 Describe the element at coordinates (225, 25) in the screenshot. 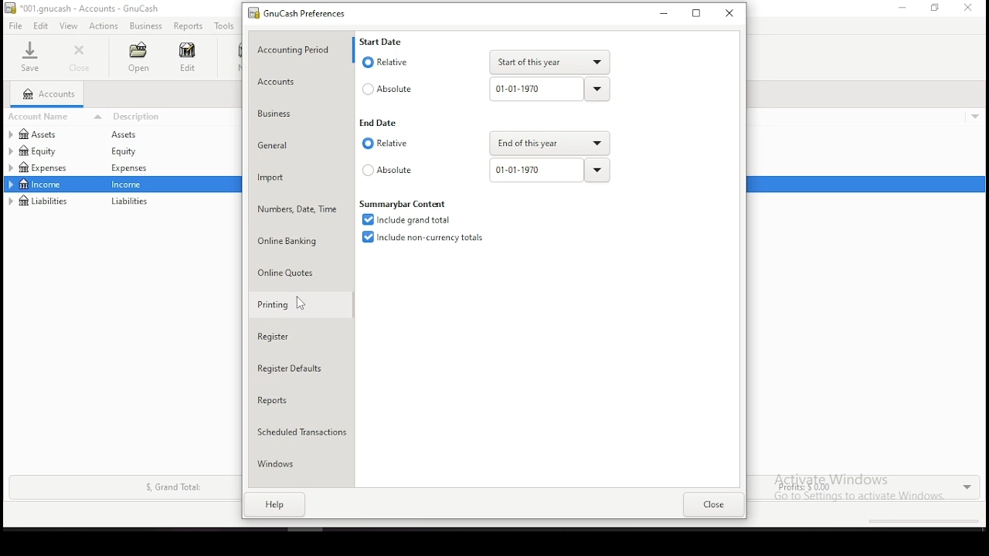

I see `tools` at that location.